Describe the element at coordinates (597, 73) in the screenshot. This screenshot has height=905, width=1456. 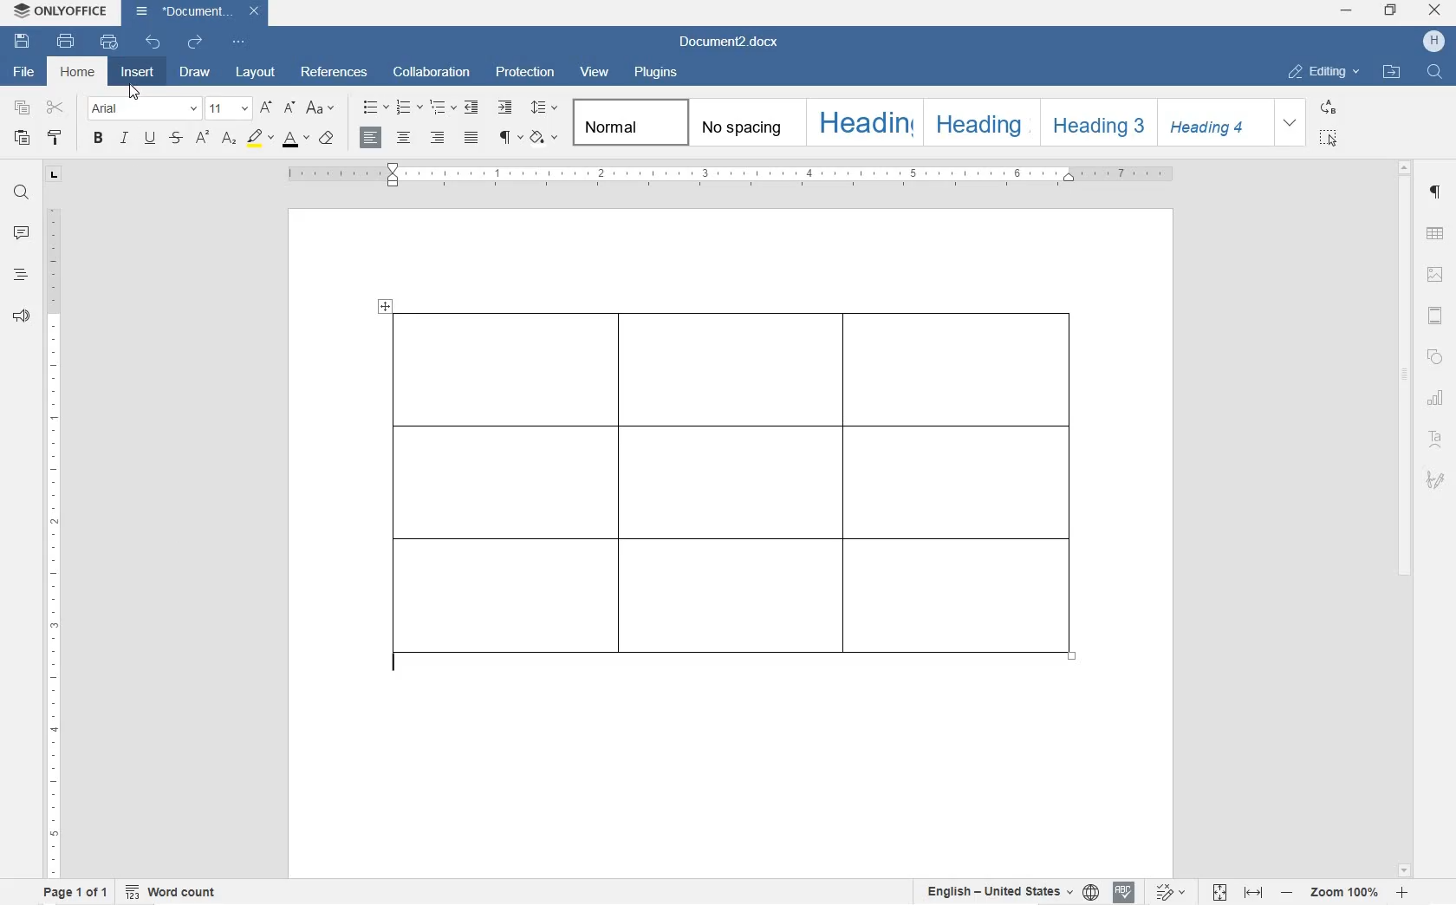
I see `view` at that location.